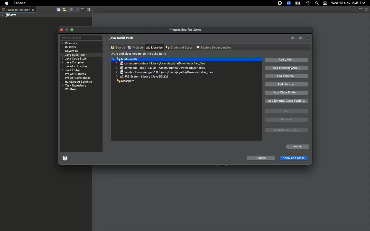 The image size is (370, 231). Describe the element at coordinates (71, 89) in the screenshot. I see `WikiText` at that location.